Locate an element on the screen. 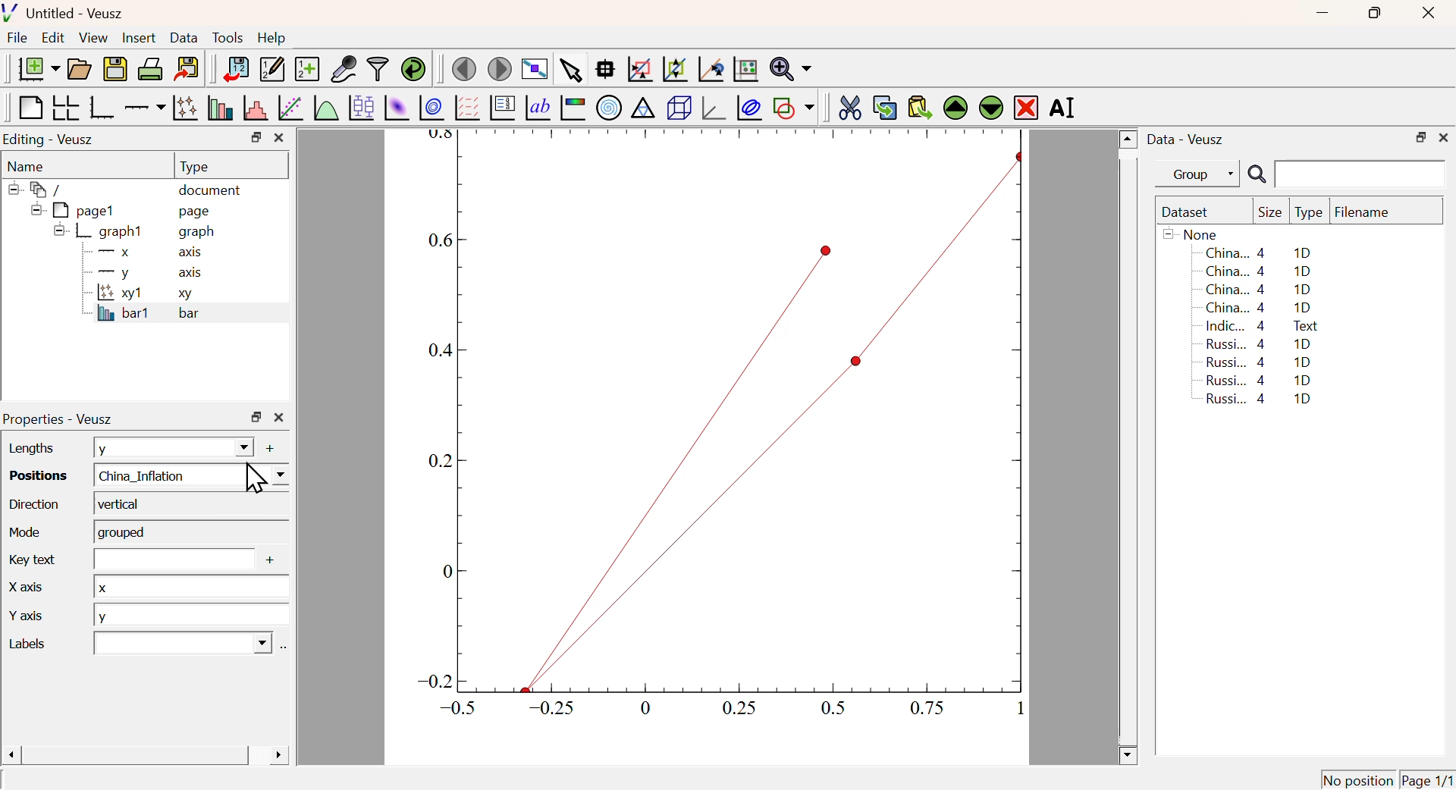  Tools is located at coordinates (227, 39).